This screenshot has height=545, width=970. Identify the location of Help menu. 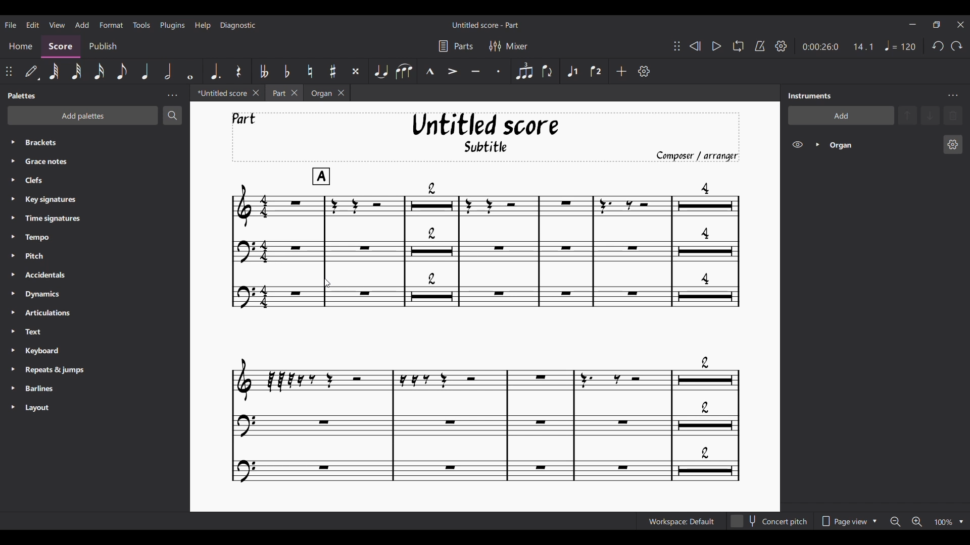
(203, 25).